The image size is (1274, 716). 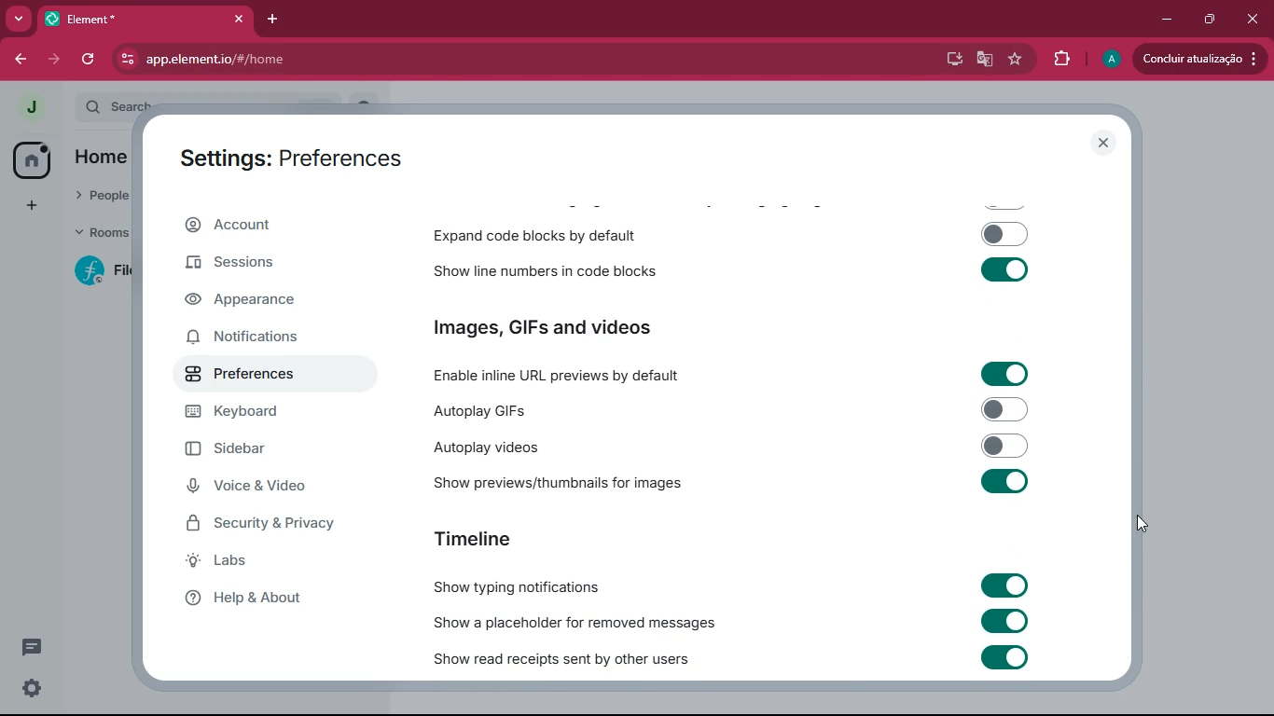 I want to click on more, so click(x=15, y=20).